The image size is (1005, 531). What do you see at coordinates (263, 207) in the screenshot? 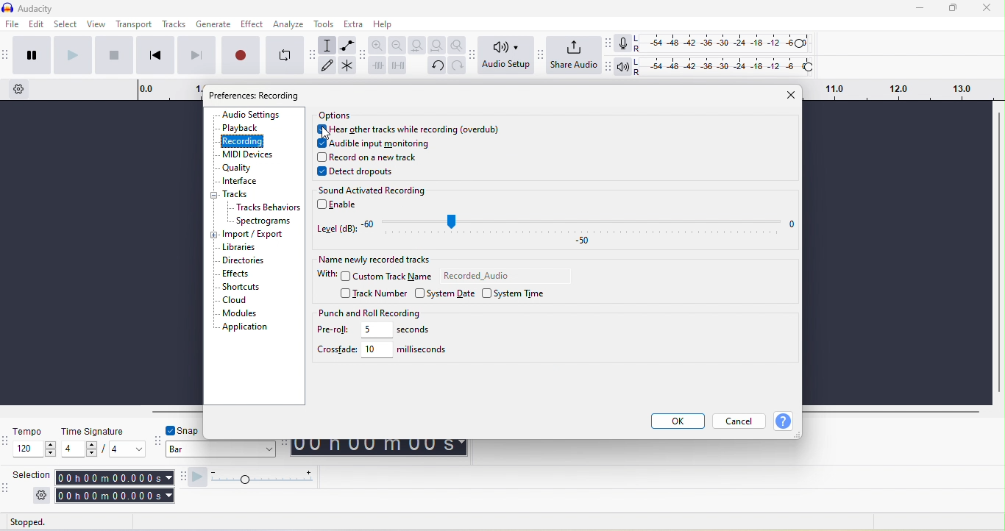
I see `tracks behaviors` at bounding box center [263, 207].